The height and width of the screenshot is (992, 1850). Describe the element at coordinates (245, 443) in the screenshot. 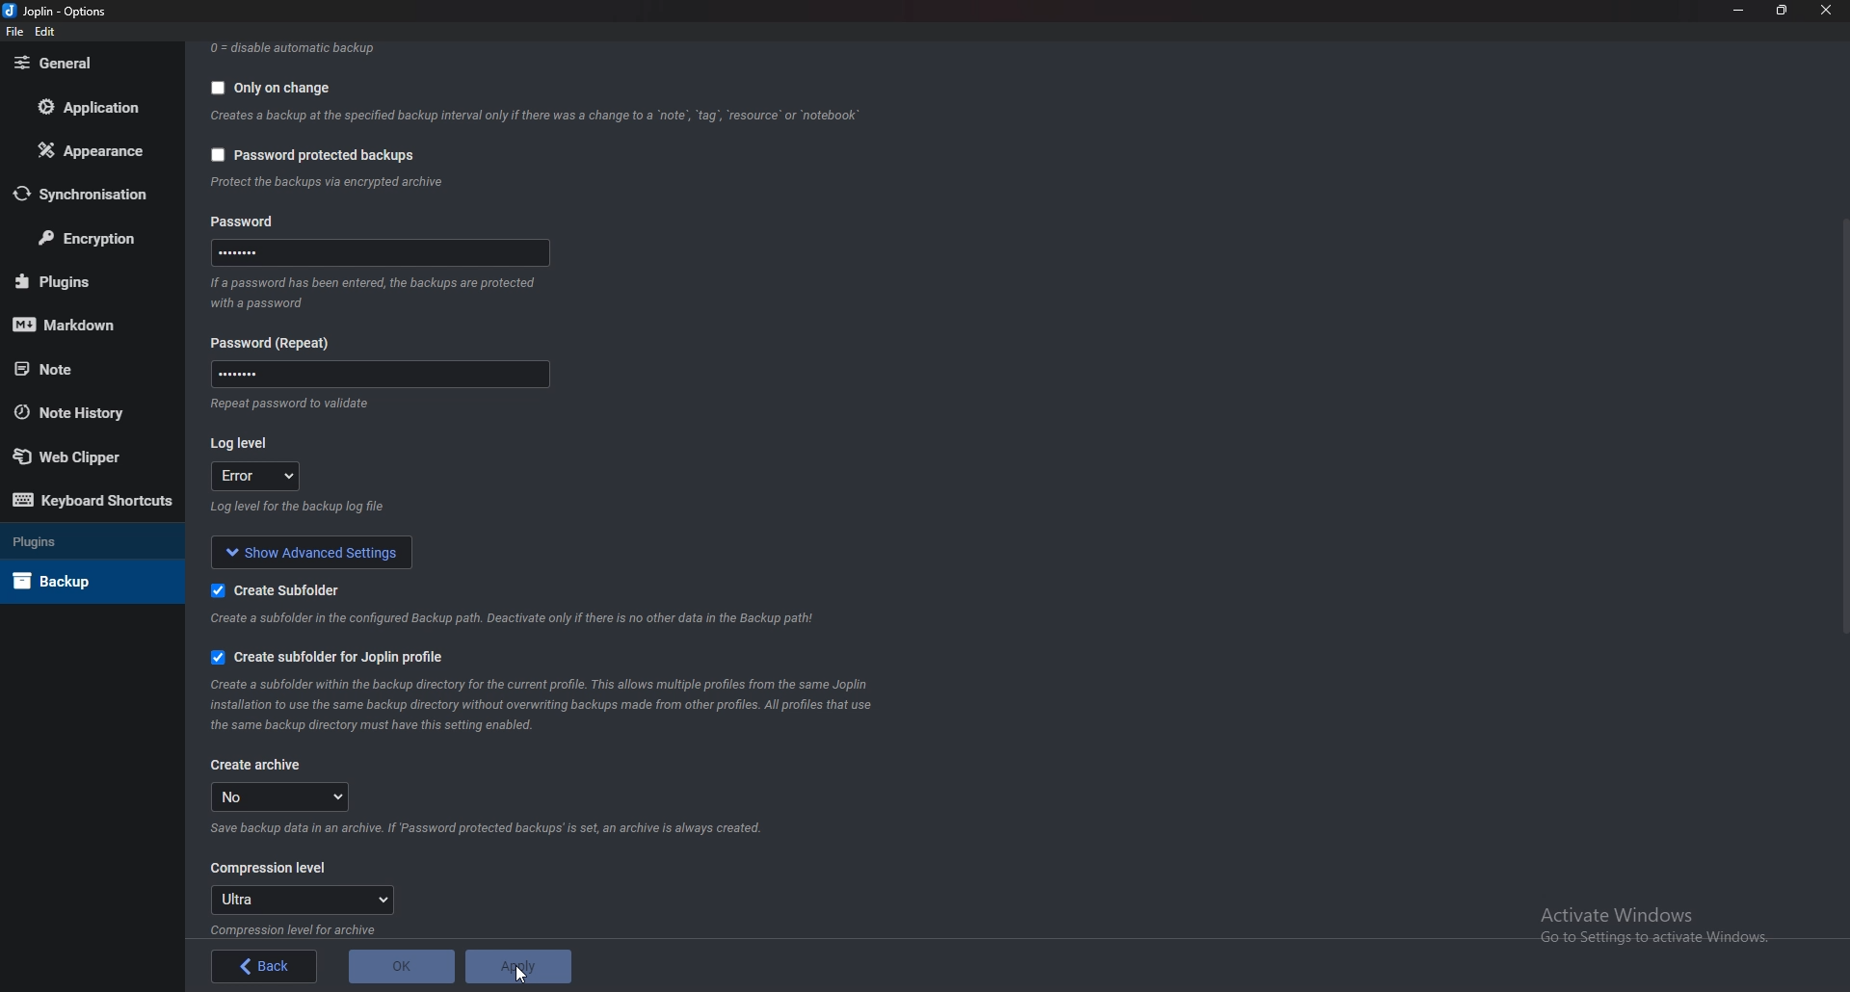

I see `Log level` at that location.